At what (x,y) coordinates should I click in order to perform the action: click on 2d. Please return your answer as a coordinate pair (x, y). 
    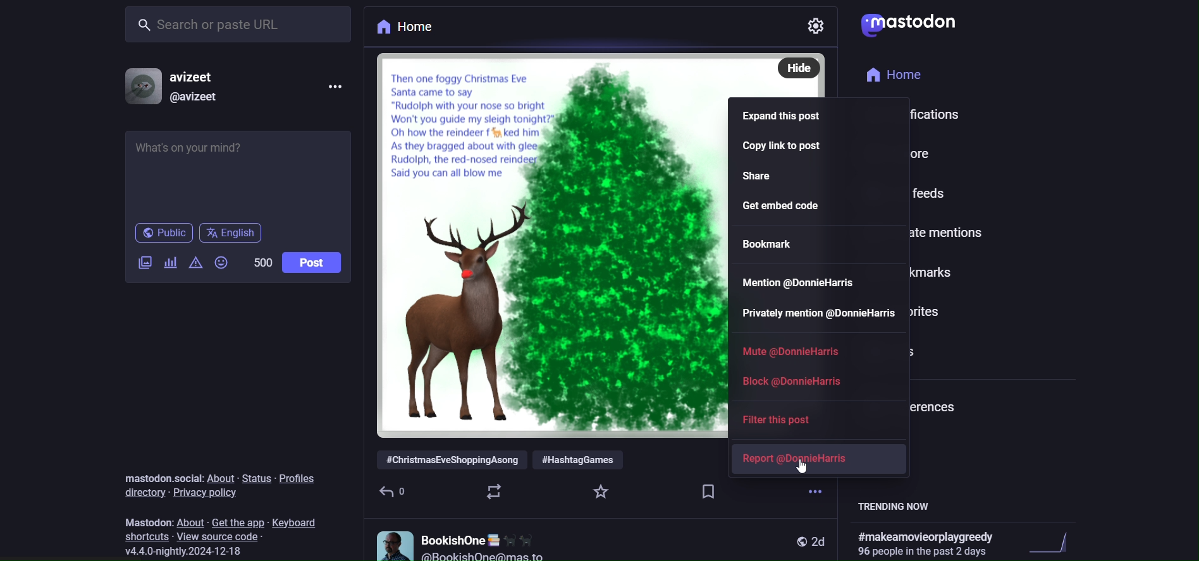
    Looking at the image, I should click on (820, 540).